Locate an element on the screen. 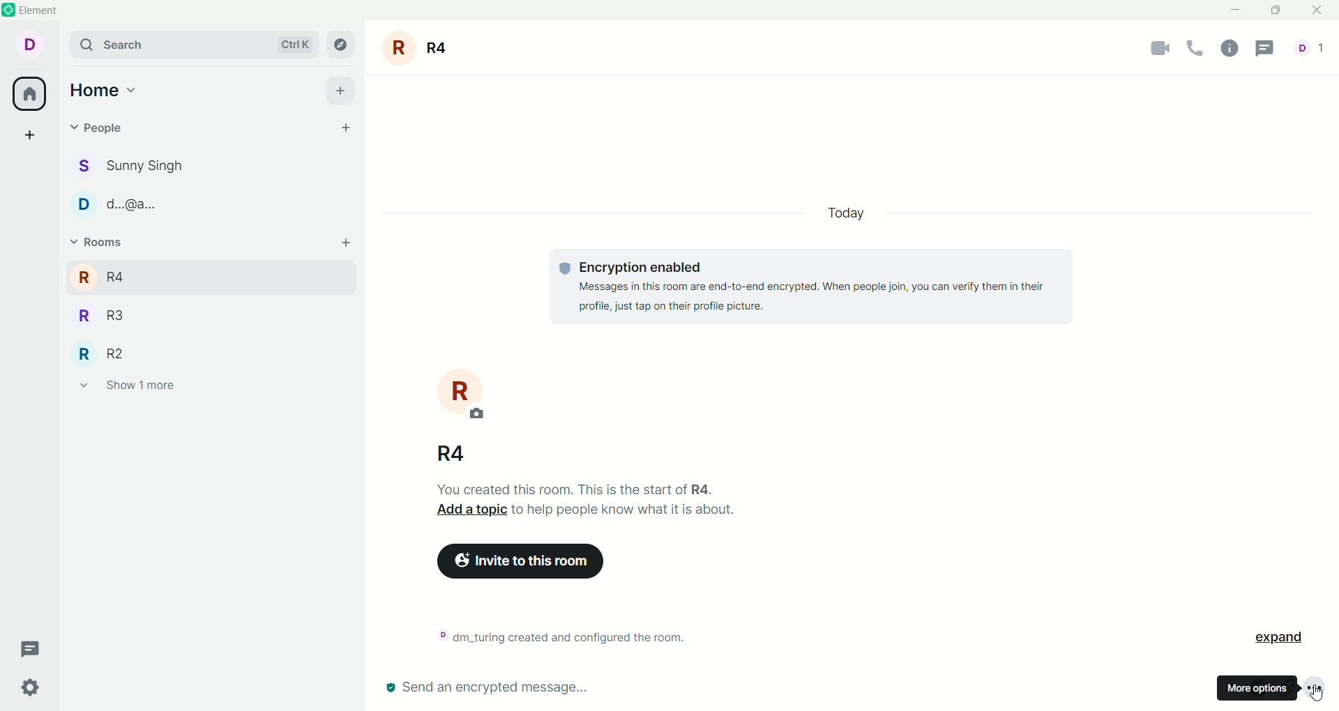  room name is located at coordinates (422, 48).